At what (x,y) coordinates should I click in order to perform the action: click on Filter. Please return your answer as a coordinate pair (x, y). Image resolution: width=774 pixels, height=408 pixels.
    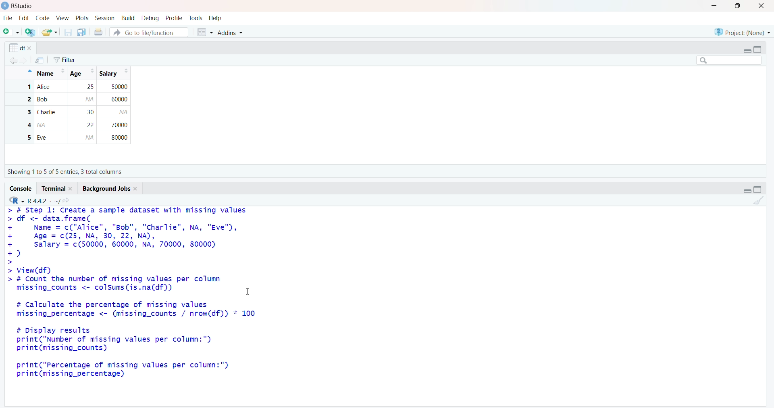
    Looking at the image, I should click on (73, 58).